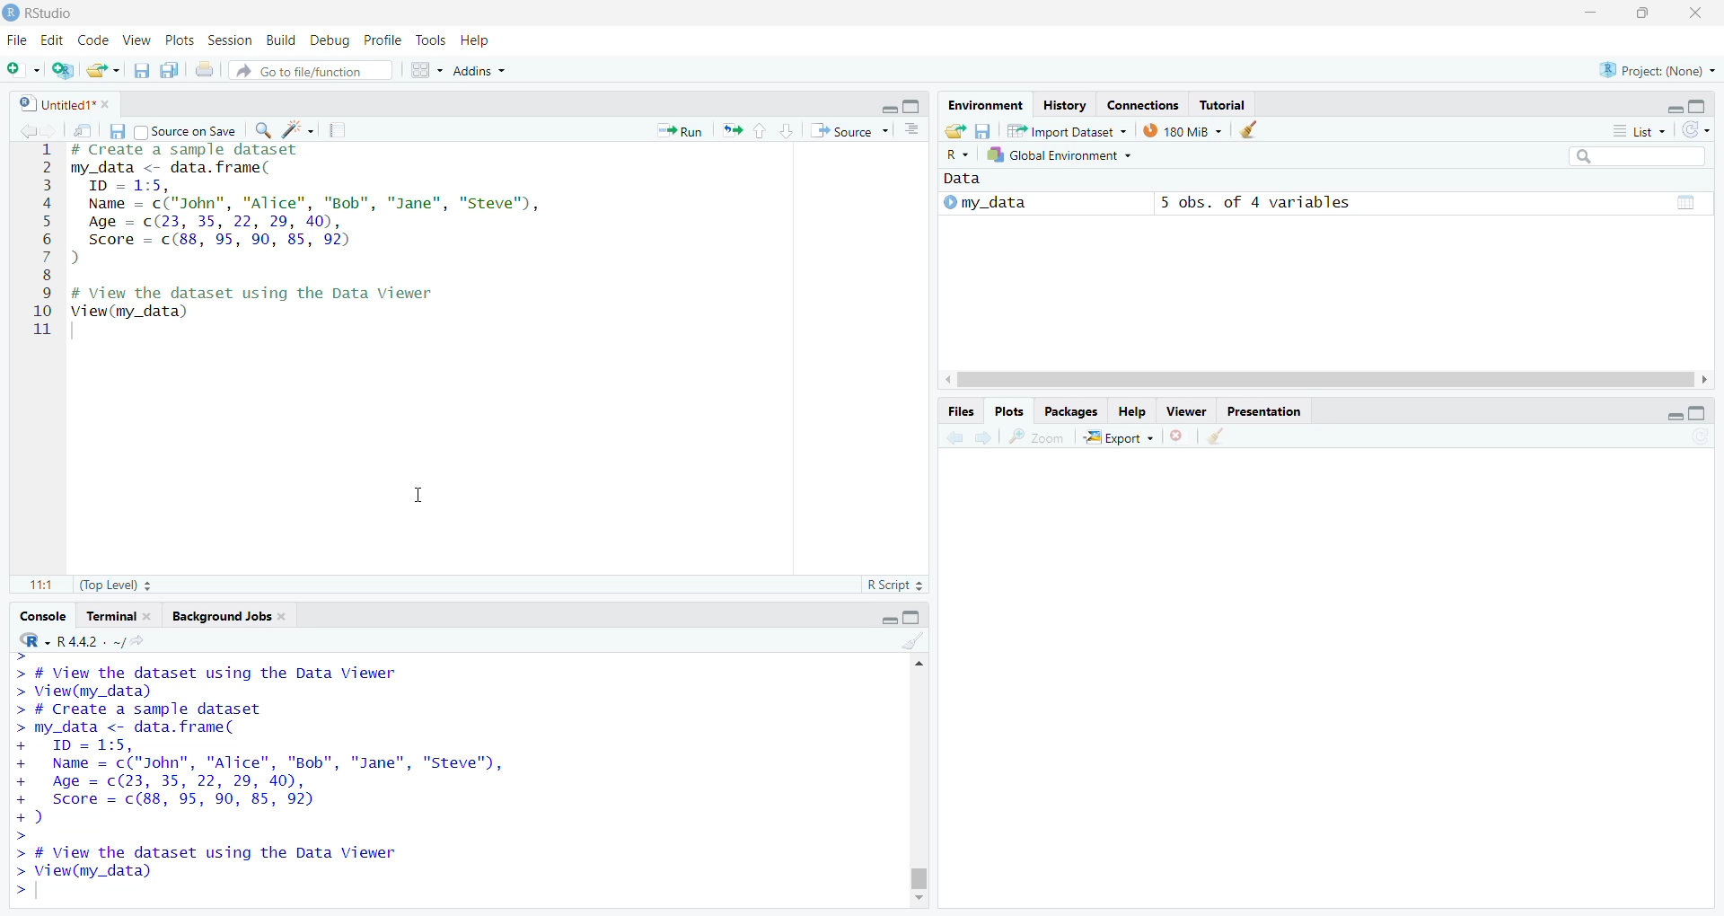  Describe the element at coordinates (1223, 437) in the screenshot. I see `Clear object for workspaces` at that location.